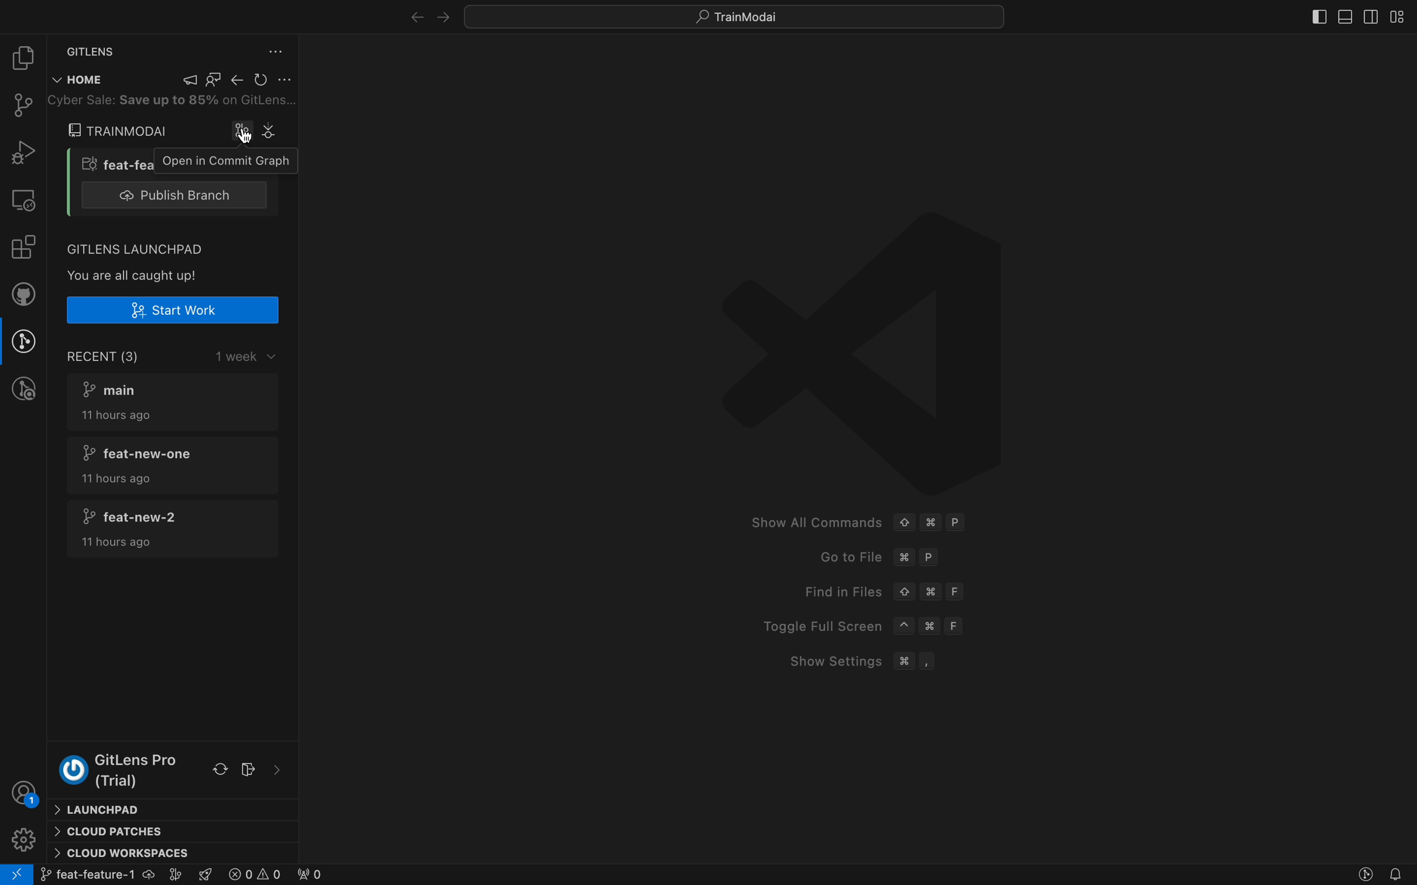 The height and width of the screenshot is (885, 1417). Describe the element at coordinates (1372, 15) in the screenshot. I see `toggle secondary bar` at that location.